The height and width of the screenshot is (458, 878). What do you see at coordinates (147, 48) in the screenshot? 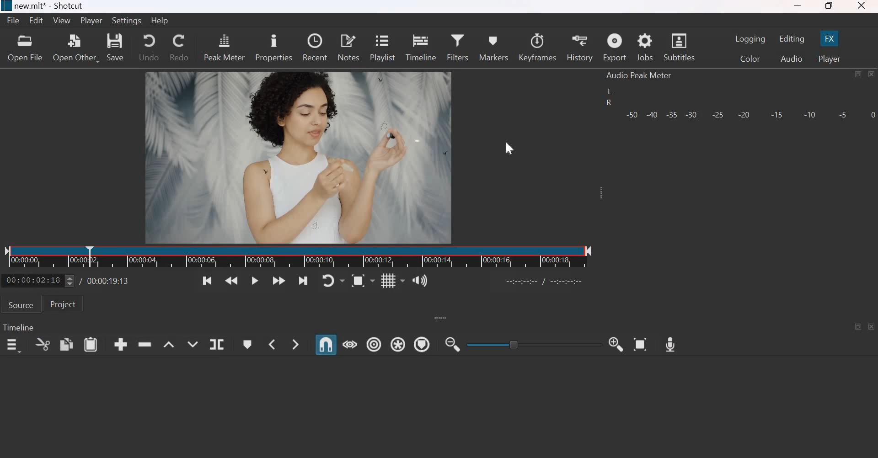
I see `Undo` at bounding box center [147, 48].